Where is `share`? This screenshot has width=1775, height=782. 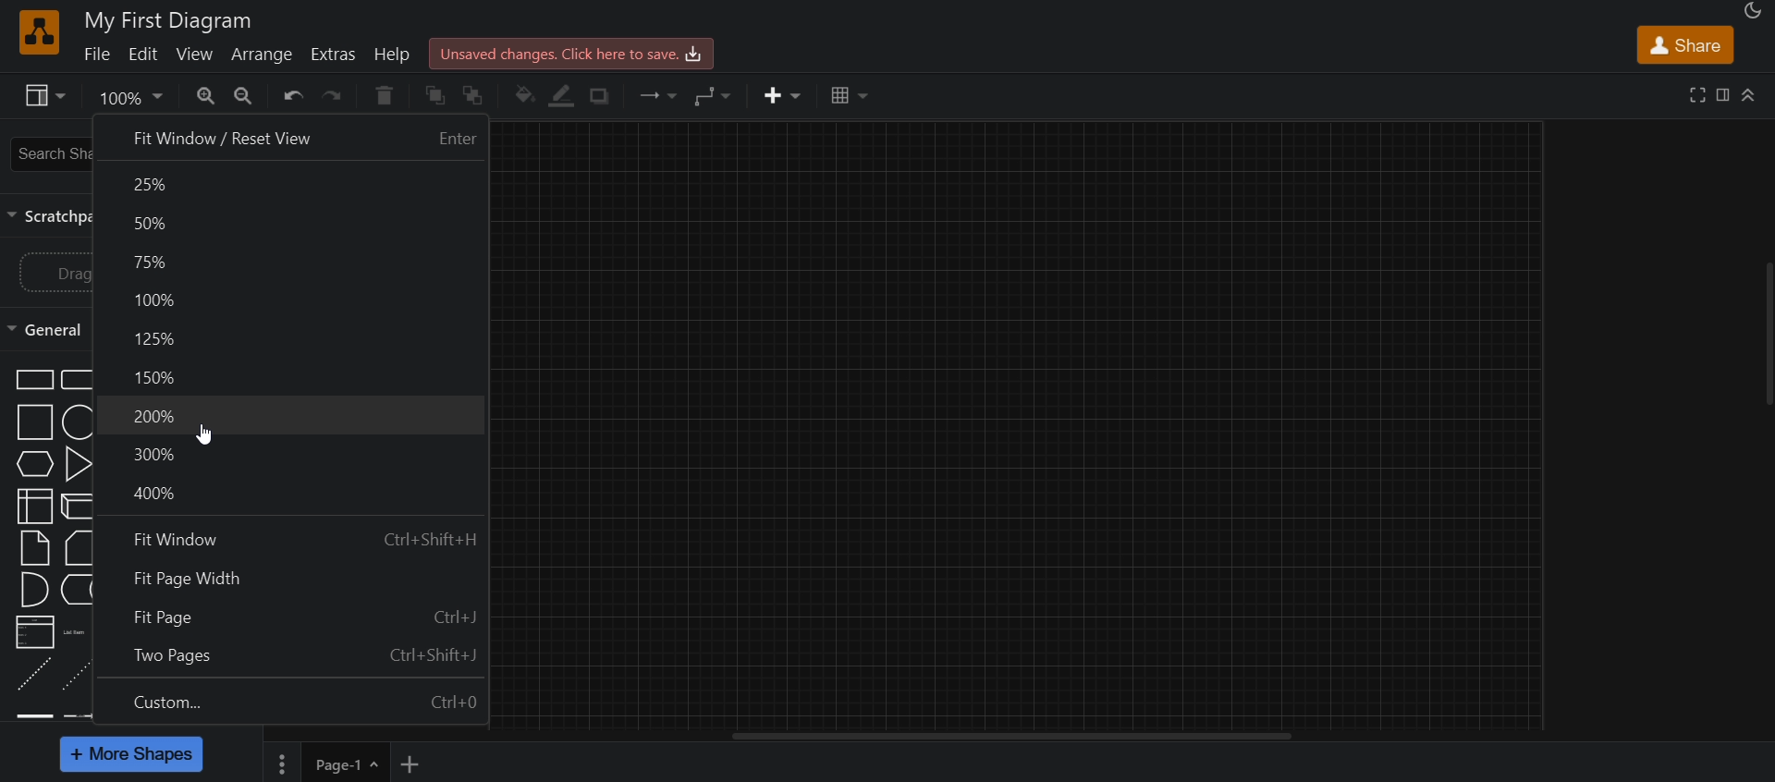 share is located at coordinates (1683, 44).